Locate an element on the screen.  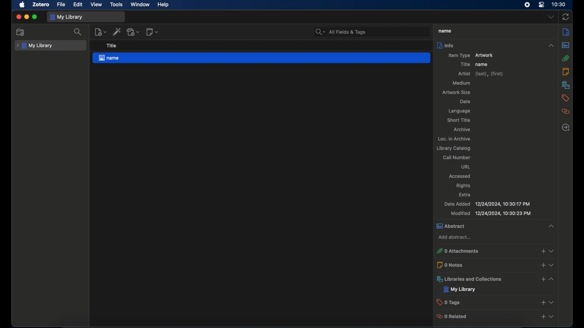
maximize is located at coordinates (35, 17).